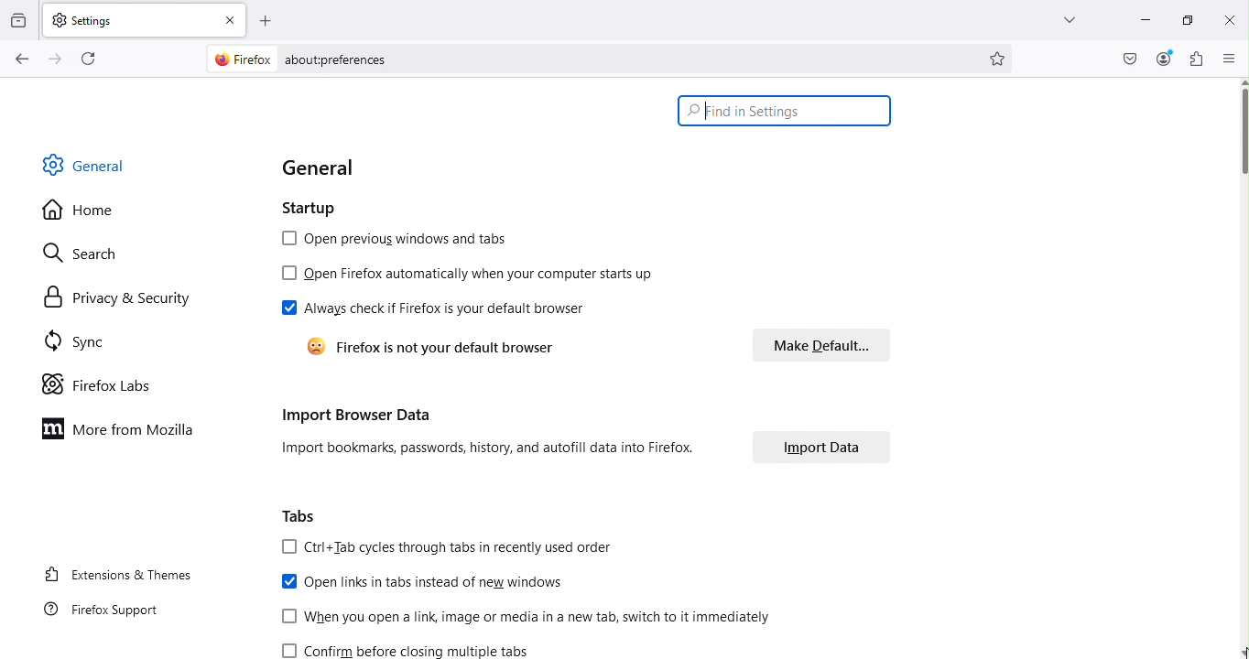 The image size is (1249, 659). What do you see at coordinates (99, 385) in the screenshot?
I see `Firefox labs` at bounding box center [99, 385].